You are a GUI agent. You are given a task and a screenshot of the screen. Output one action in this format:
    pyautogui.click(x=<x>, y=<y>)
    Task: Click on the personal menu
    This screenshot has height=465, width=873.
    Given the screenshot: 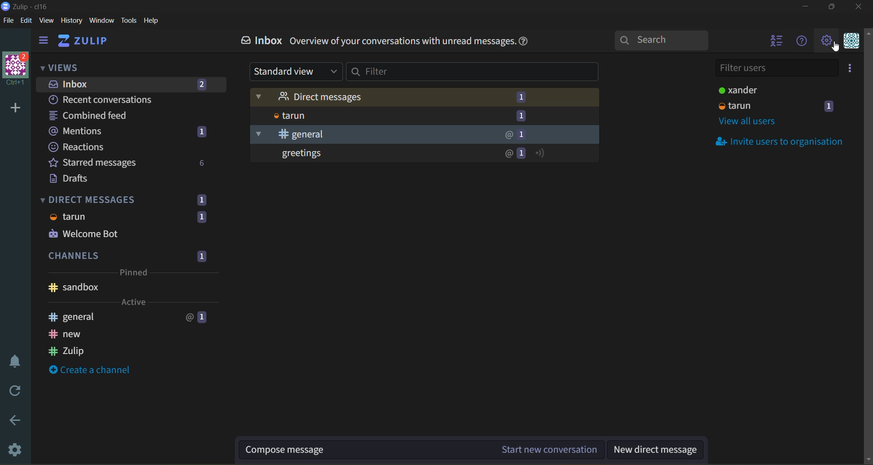 What is the action you would take?
    pyautogui.click(x=853, y=41)
    